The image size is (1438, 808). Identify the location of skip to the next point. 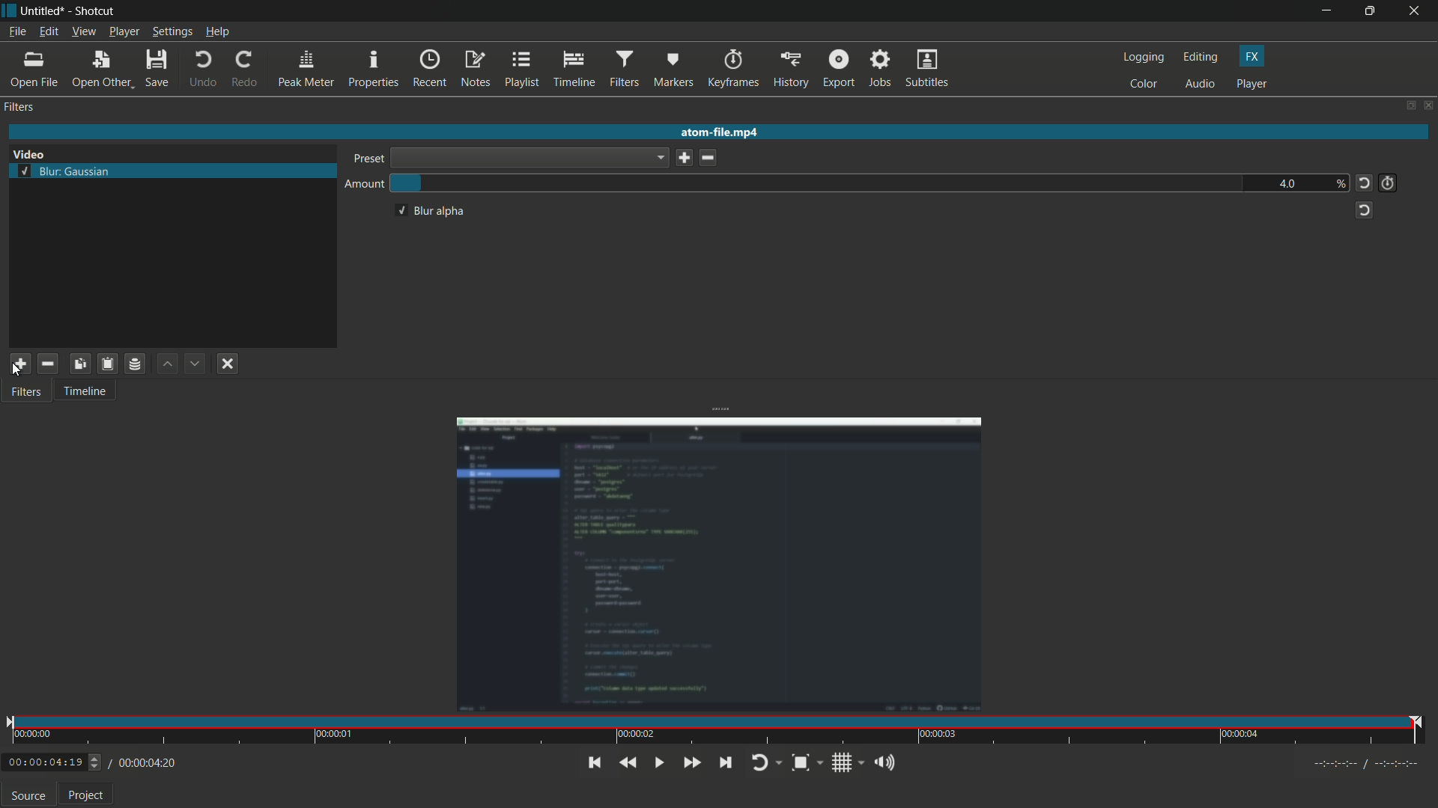
(730, 763).